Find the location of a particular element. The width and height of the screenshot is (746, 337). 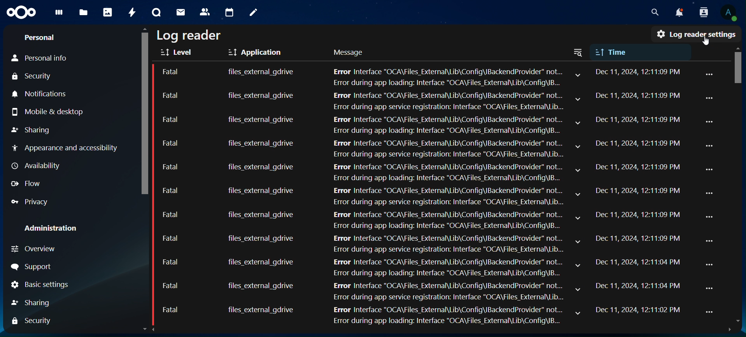

personal info is located at coordinates (42, 58).